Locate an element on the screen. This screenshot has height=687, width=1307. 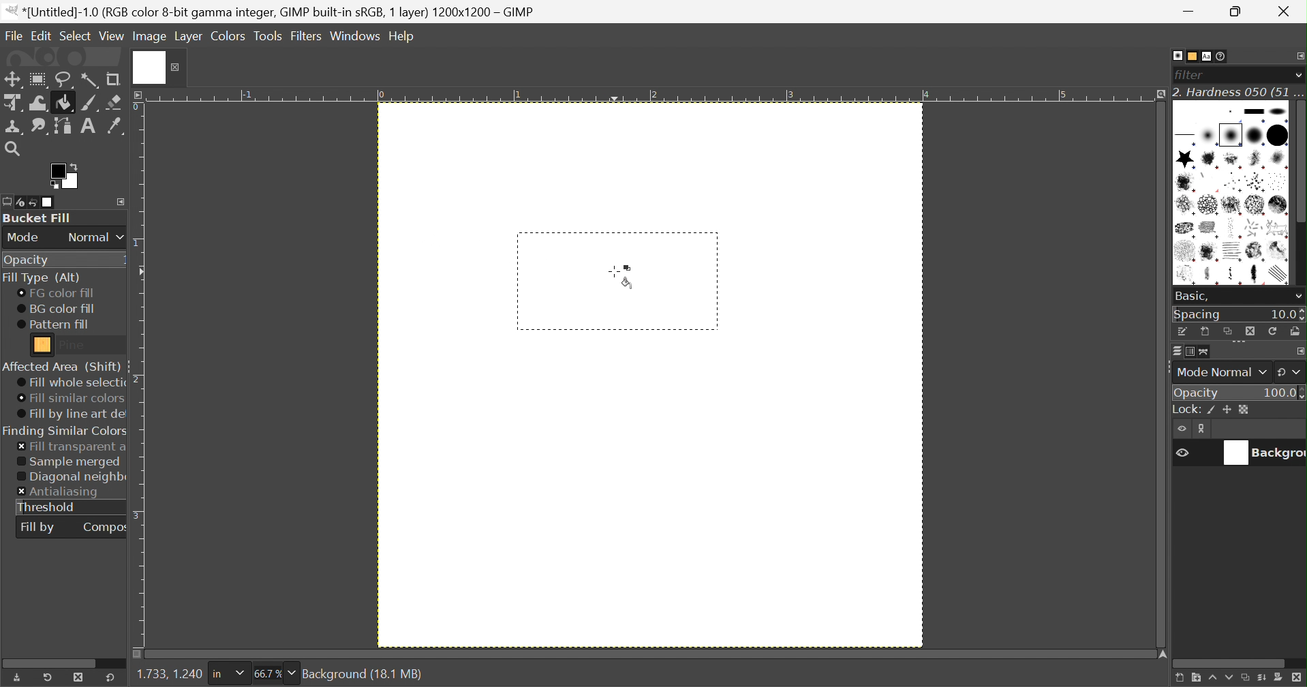
Free Select Tool is located at coordinates (65, 80).